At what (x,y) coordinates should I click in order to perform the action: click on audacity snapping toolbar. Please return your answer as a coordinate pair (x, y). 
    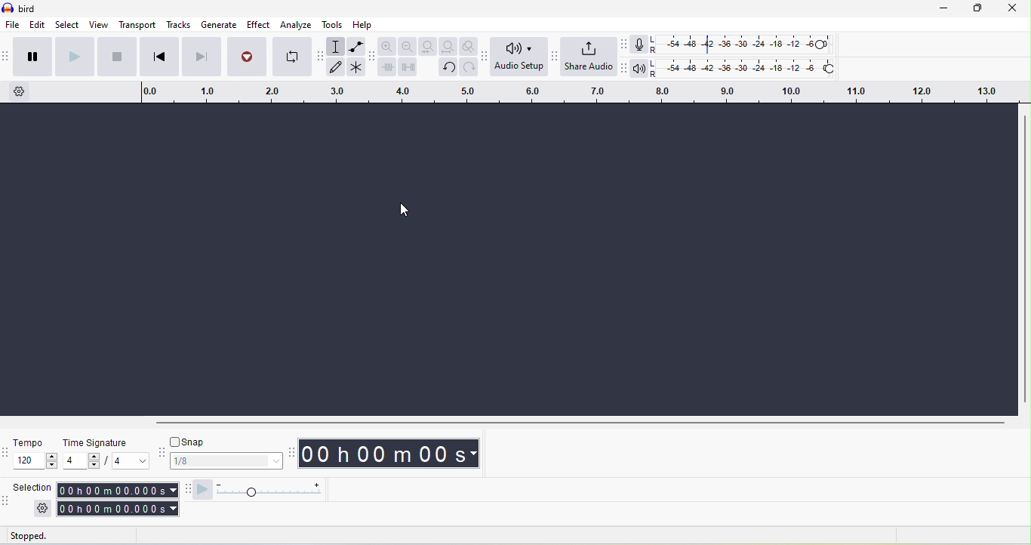
    Looking at the image, I should click on (163, 452).